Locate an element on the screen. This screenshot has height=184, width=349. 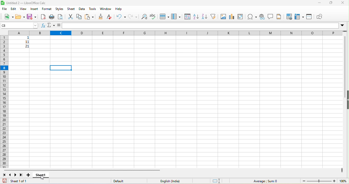
sort ascending is located at coordinates (196, 17).